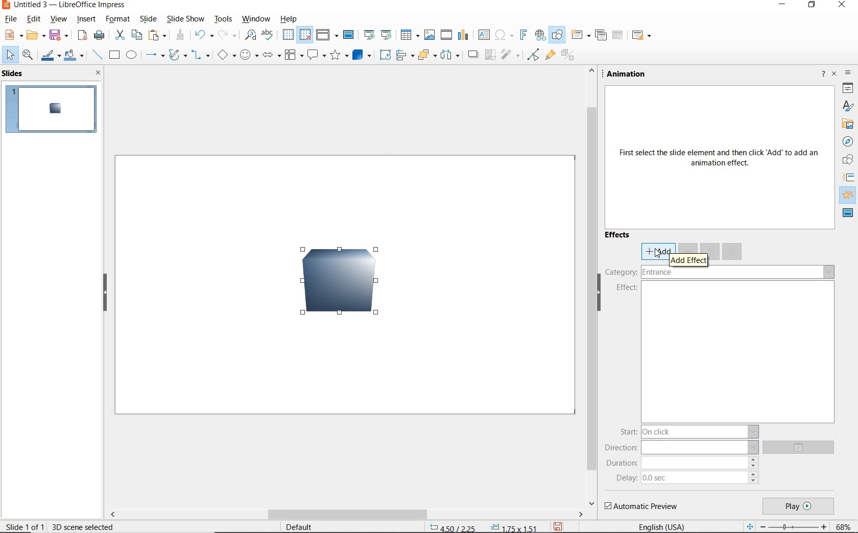 Image resolution: width=858 pixels, height=533 pixels. Describe the element at coordinates (534, 54) in the screenshot. I see `toggle point edit mode` at that location.